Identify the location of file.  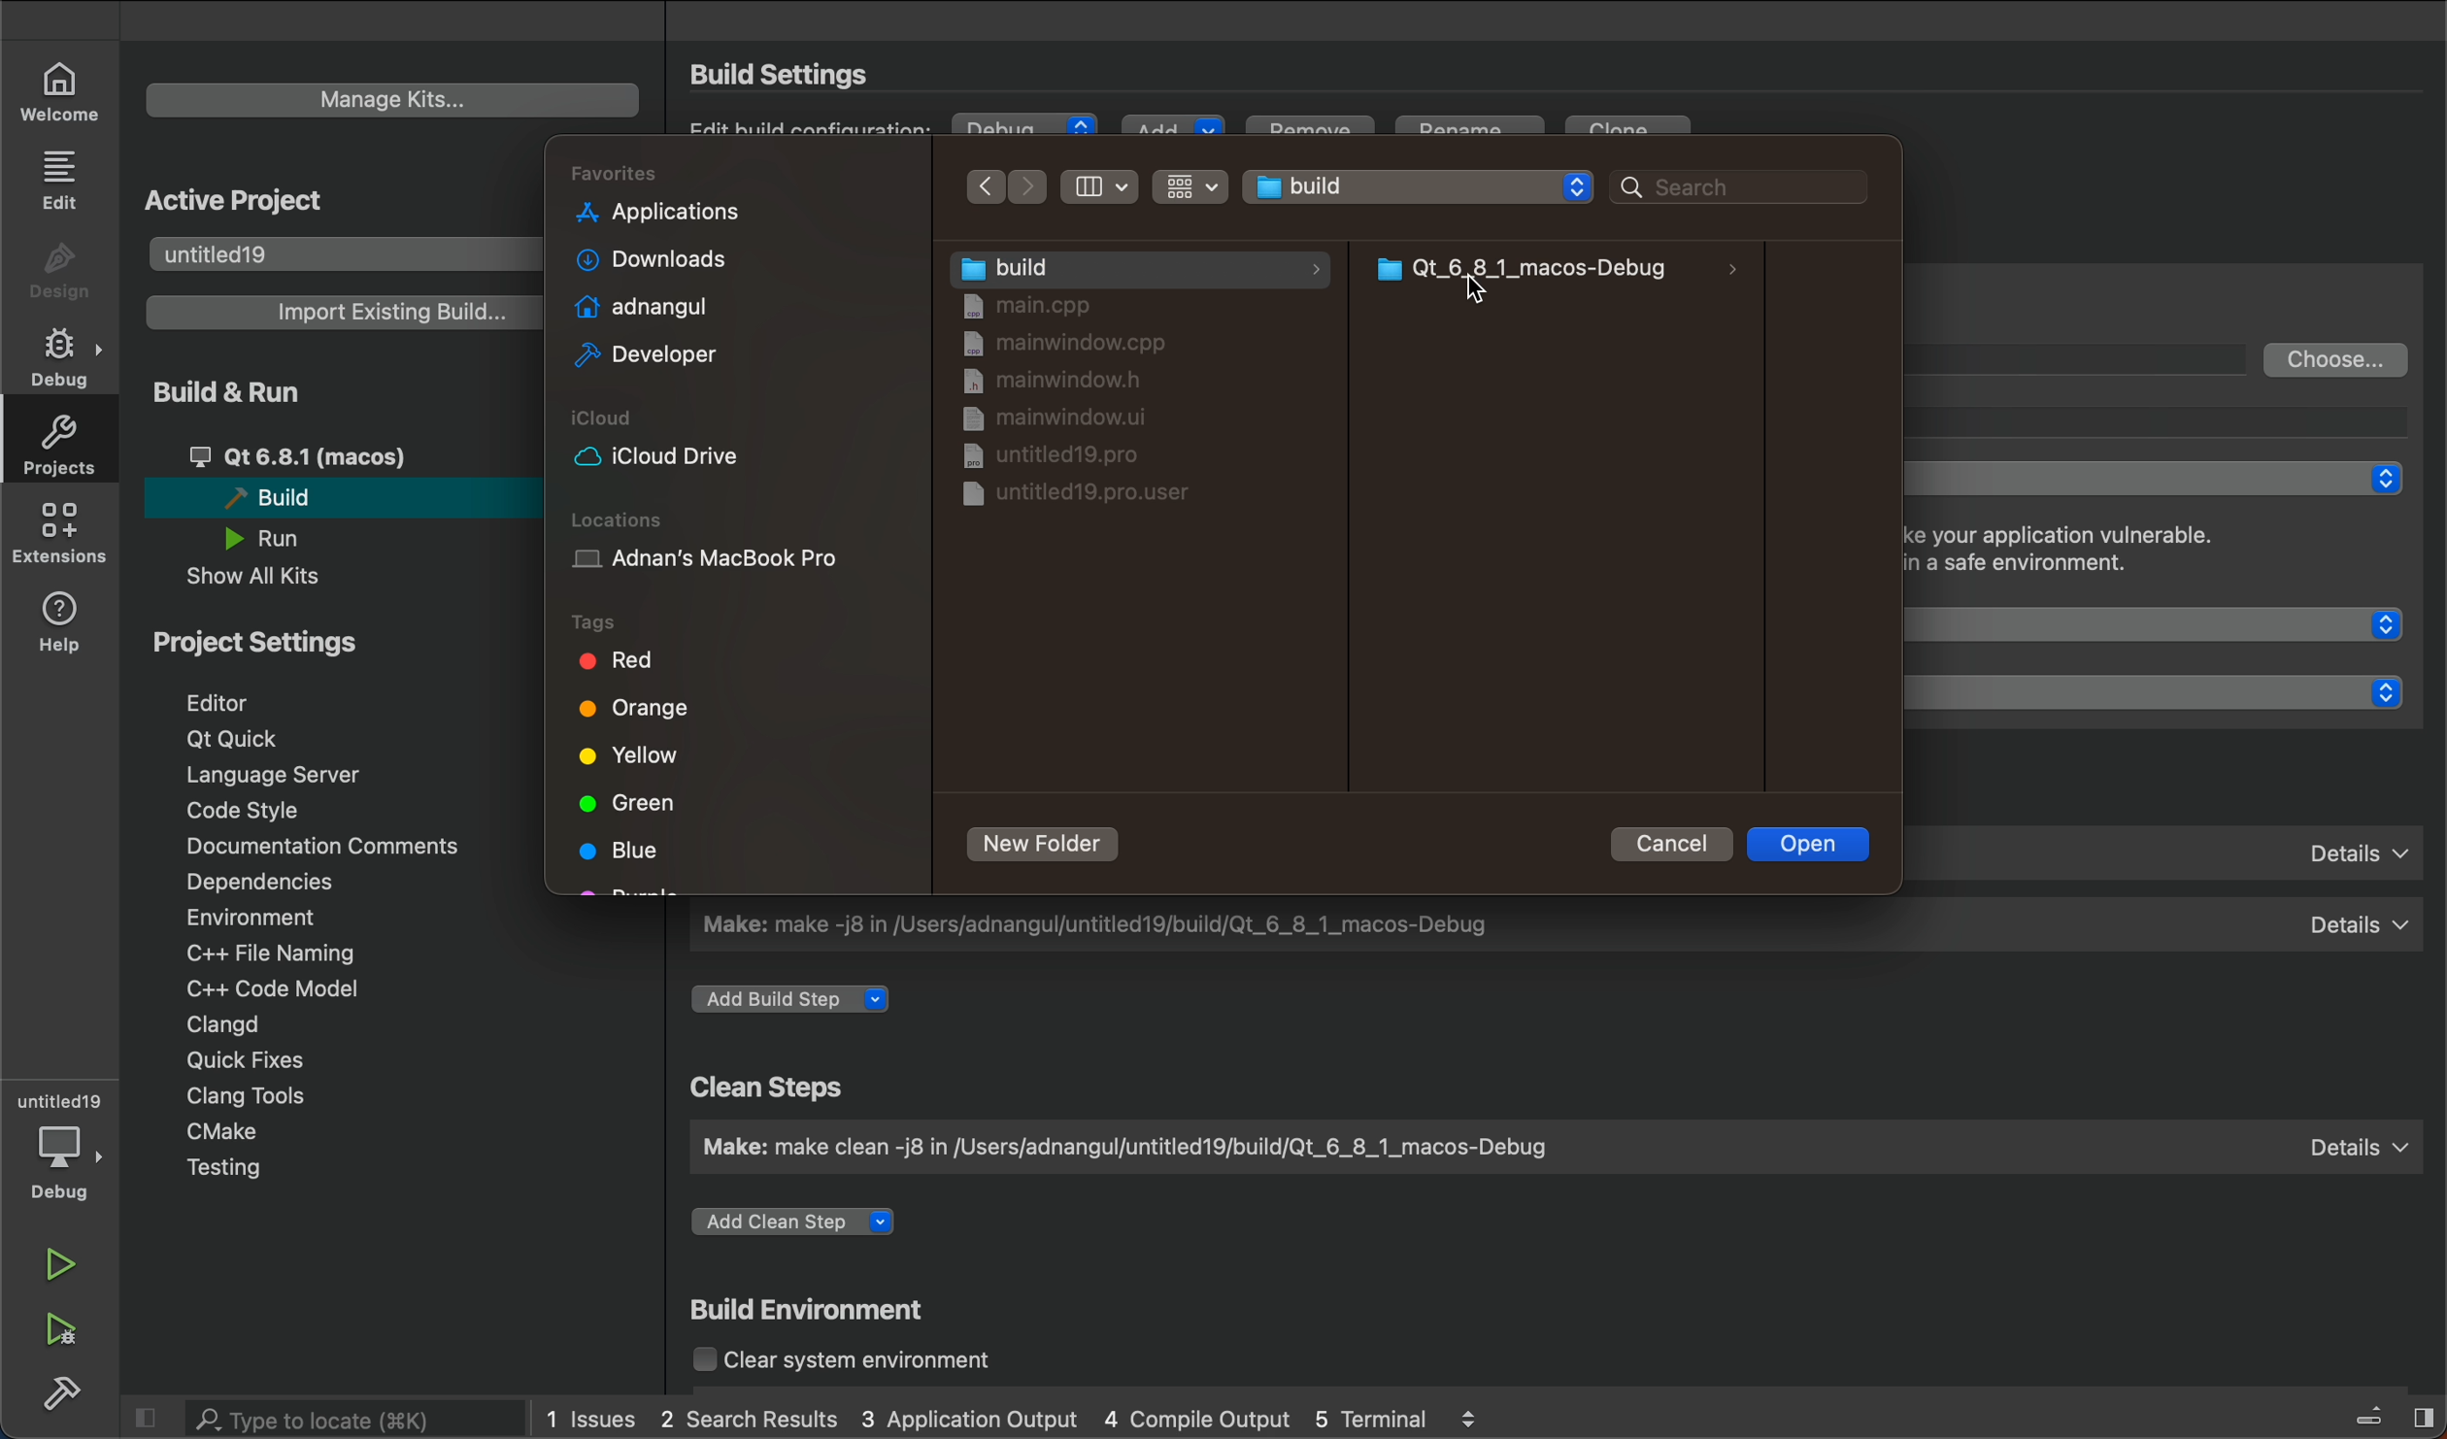
(1056, 421).